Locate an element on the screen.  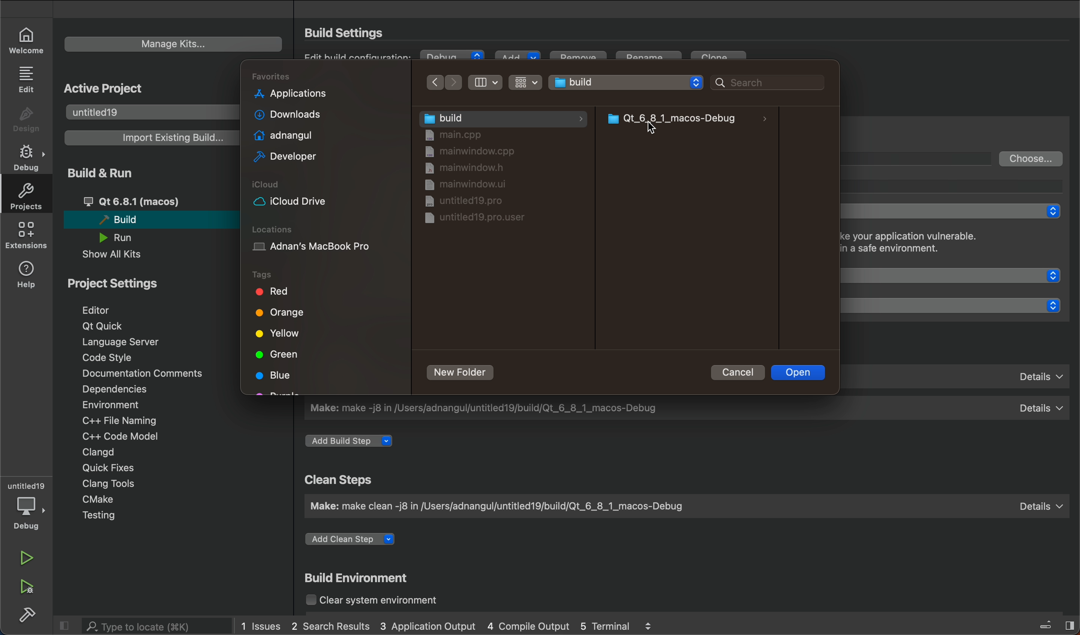
make is located at coordinates (684, 506).